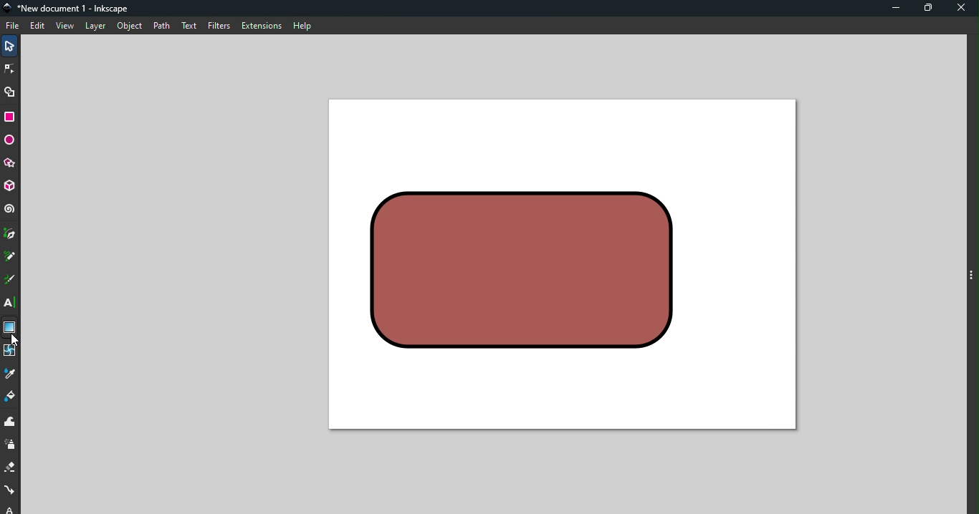  Describe the element at coordinates (10, 163) in the screenshot. I see `star/polygon tool` at that location.